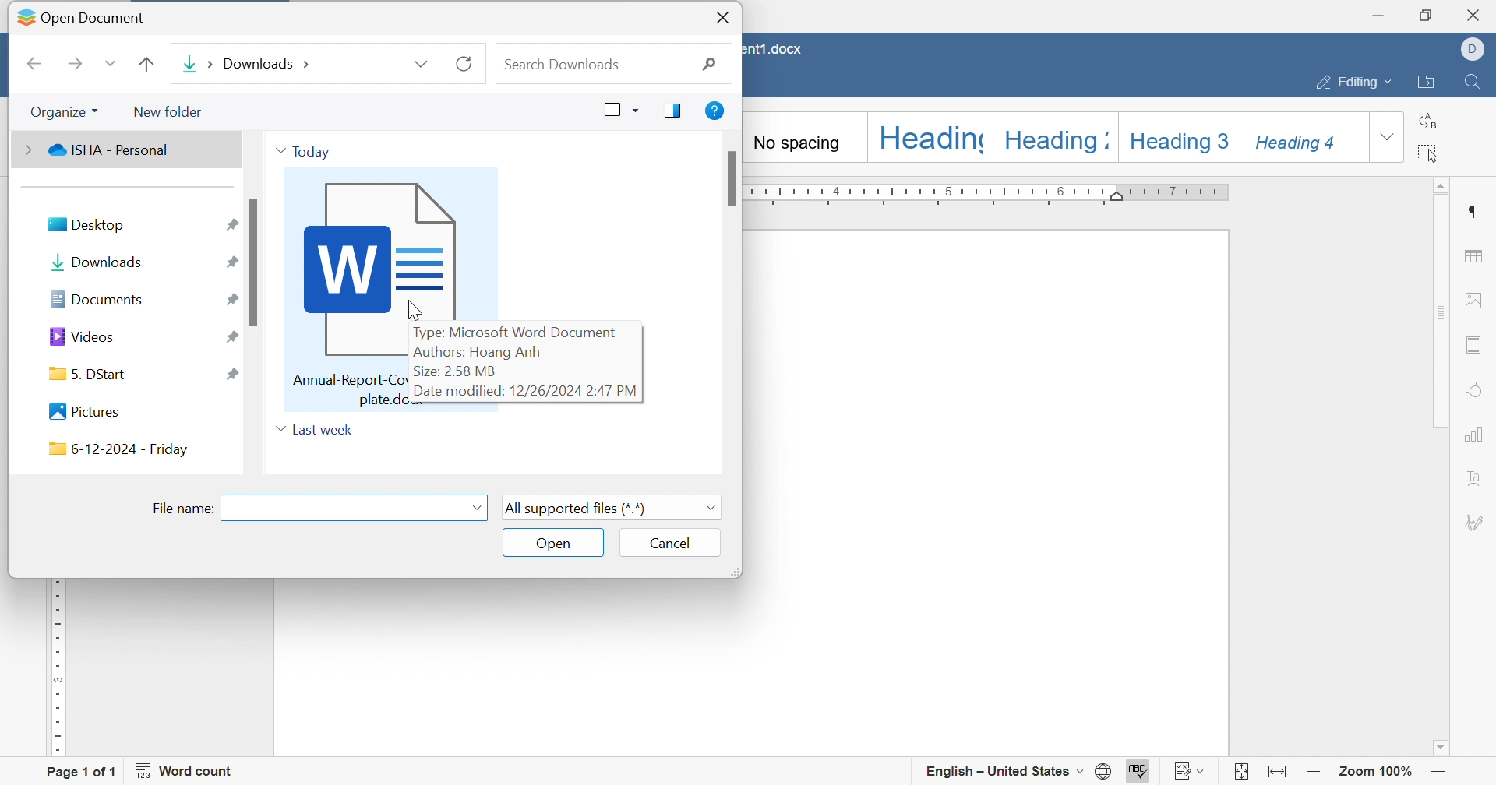 This screenshot has width=1496, height=785. Describe the element at coordinates (530, 364) in the screenshot. I see `type: microsoft word document authors: hoang anh size 2.58 mb date modified: 12/26/2024 2:47 pm` at that location.